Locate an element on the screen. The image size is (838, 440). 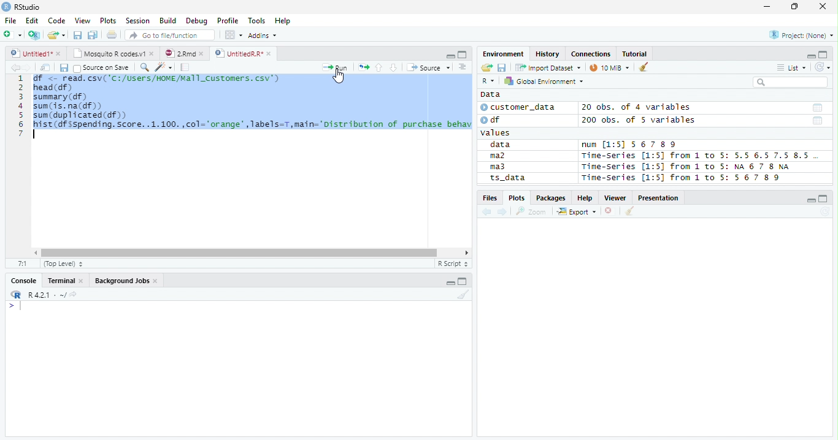
Next is located at coordinates (503, 213).